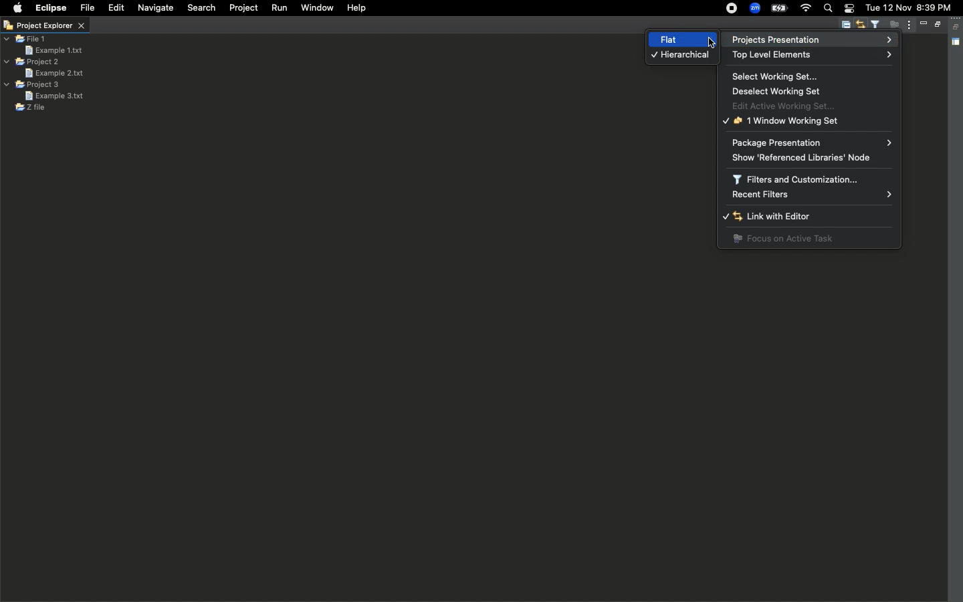  I want to click on Navigate, so click(155, 8).